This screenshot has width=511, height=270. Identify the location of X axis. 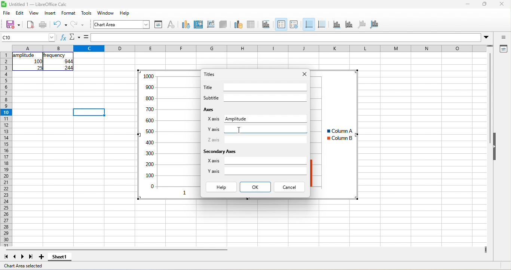
(213, 160).